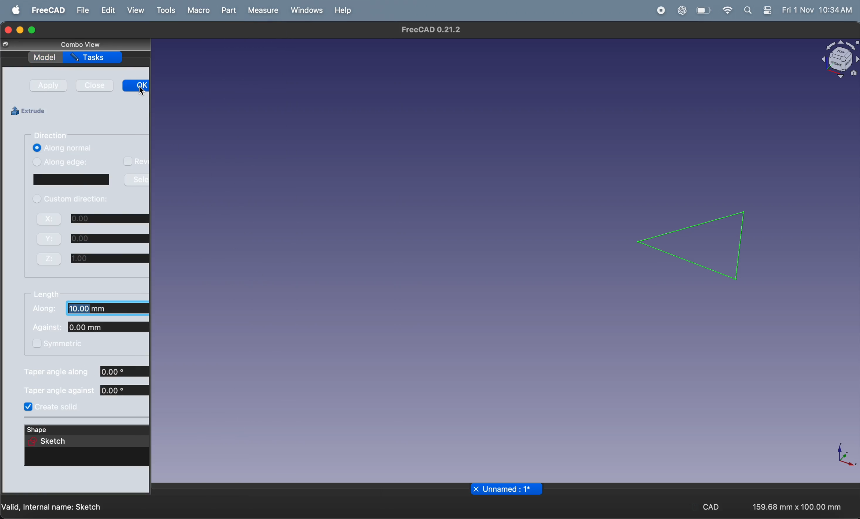 The height and width of the screenshot is (519, 860). Describe the element at coordinates (110, 259) in the screenshot. I see `z coordinate` at that location.